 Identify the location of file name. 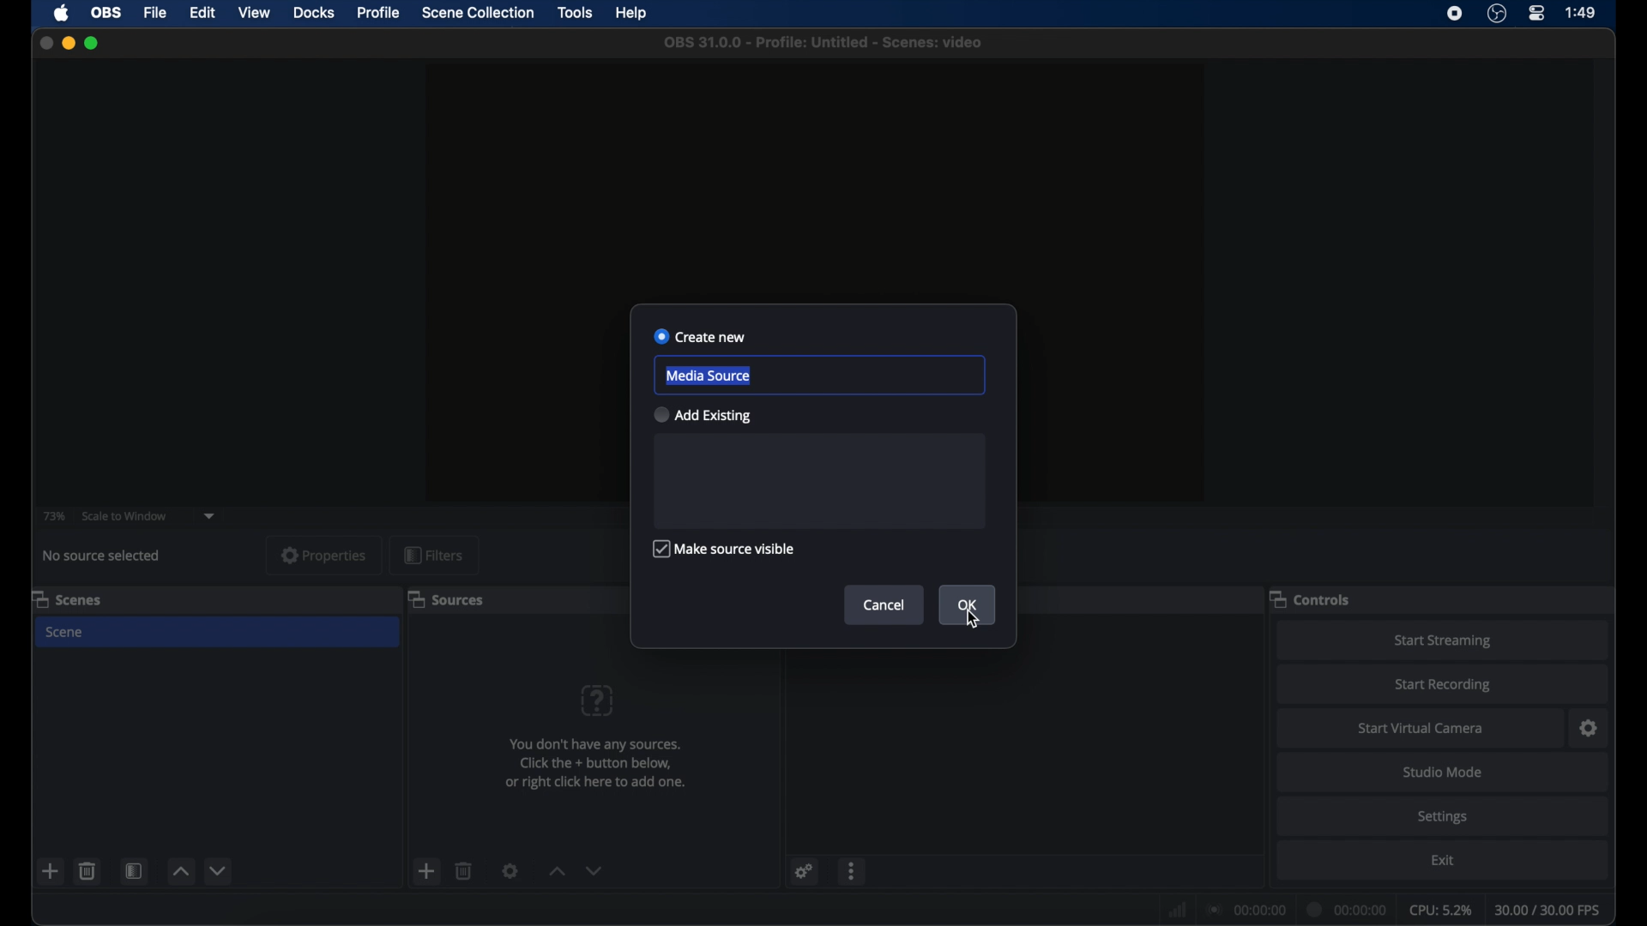
(823, 43).